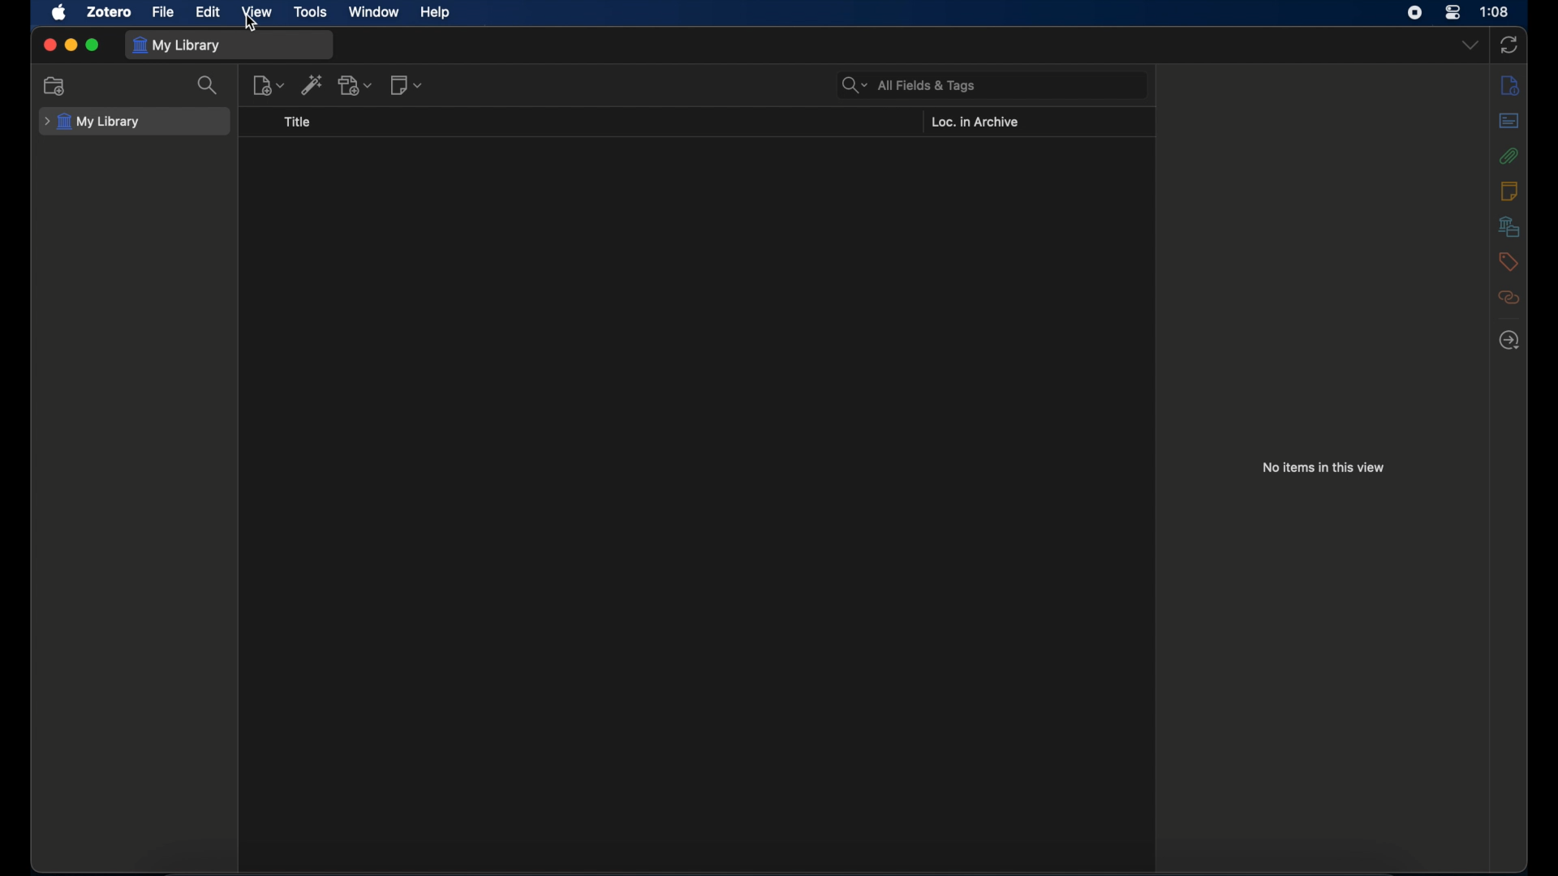  What do you see at coordinates (1323, 468) in the screenshot?
I see `no items in this view` at bounding box center [1323, 468].